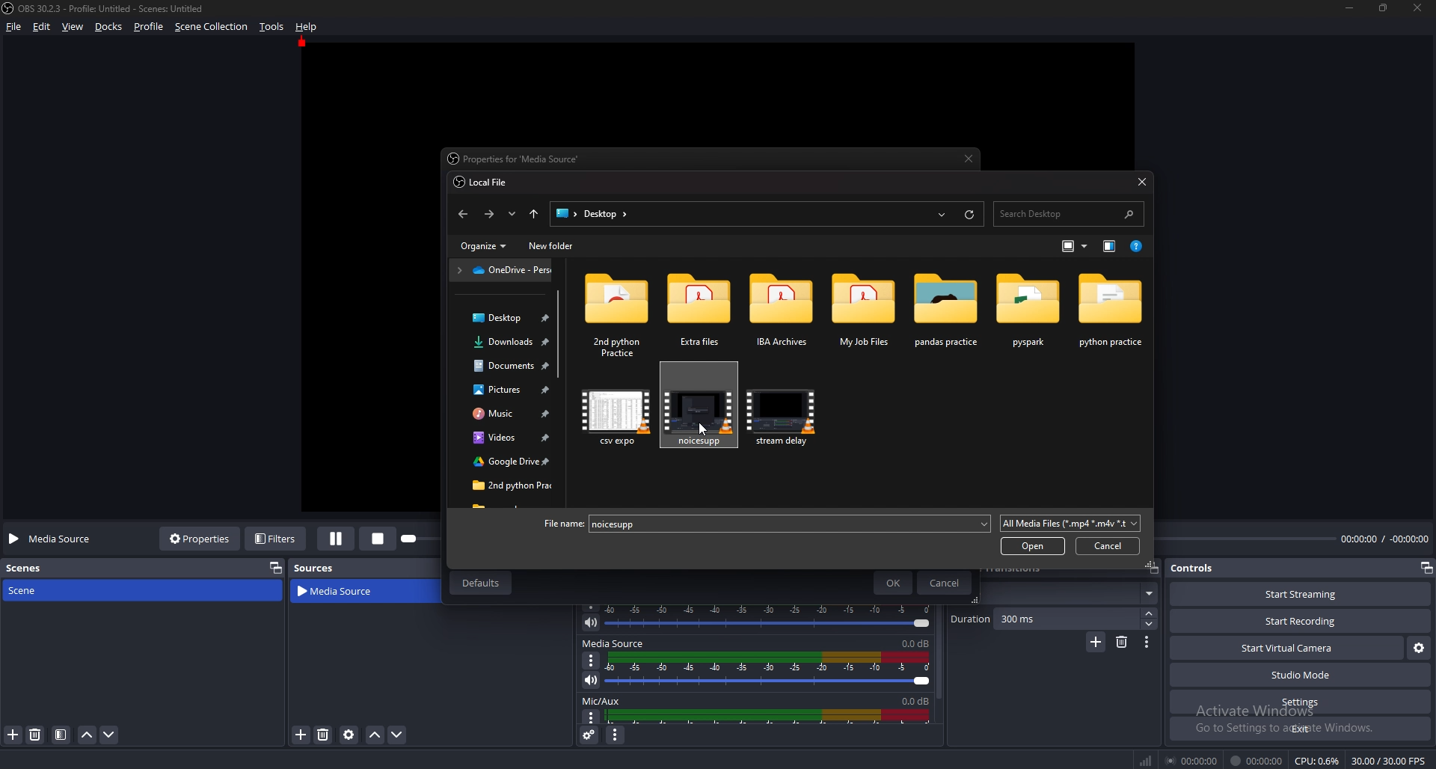  Describe the element at coordinates (772, 716) in the screenshot. I see `mic/aux volume` at that location.